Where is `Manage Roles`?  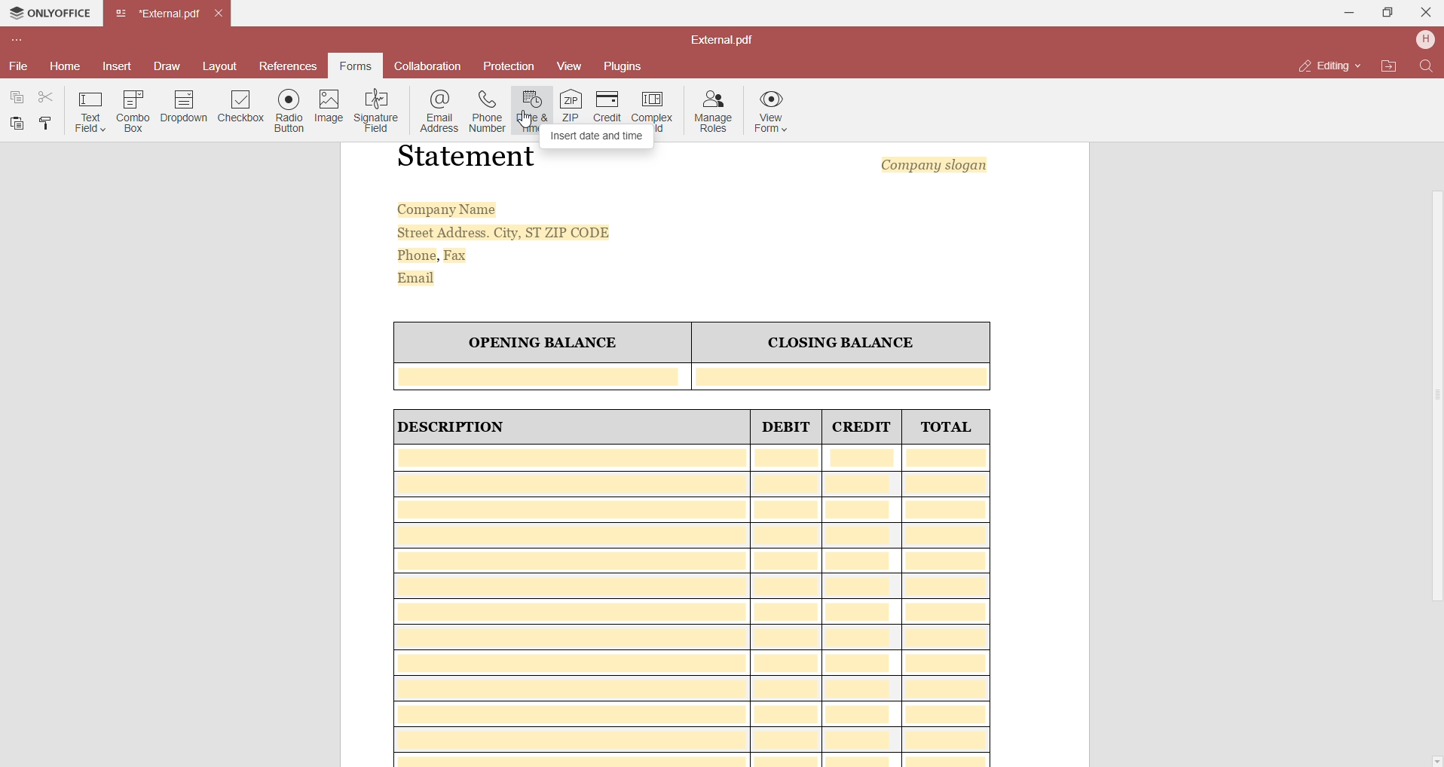
Manage Roles is located at coordinates (714, 111).